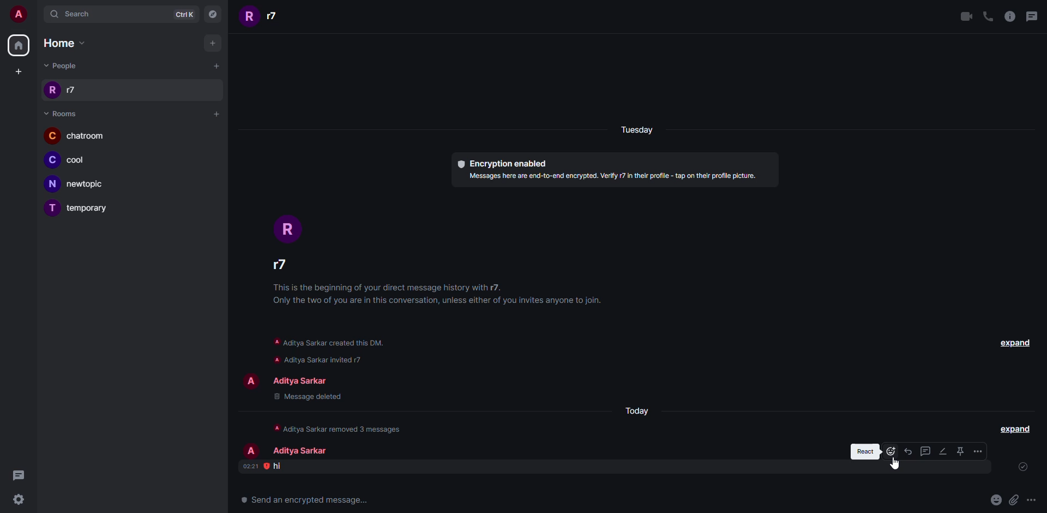 The width and height of the screenshot is (1047, 513). I want to click on people, so click(305, 382).